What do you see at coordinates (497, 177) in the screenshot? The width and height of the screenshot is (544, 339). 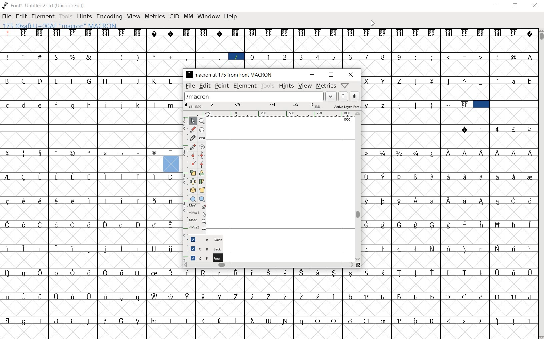 I see `Symbol` at bounding box center [497, 177].